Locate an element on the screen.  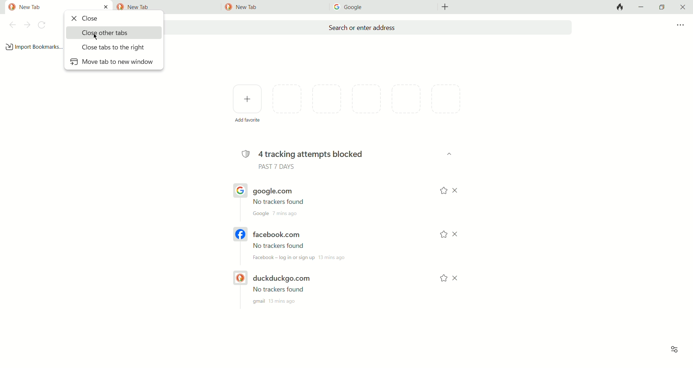
close is located at coordinates (456, 279).